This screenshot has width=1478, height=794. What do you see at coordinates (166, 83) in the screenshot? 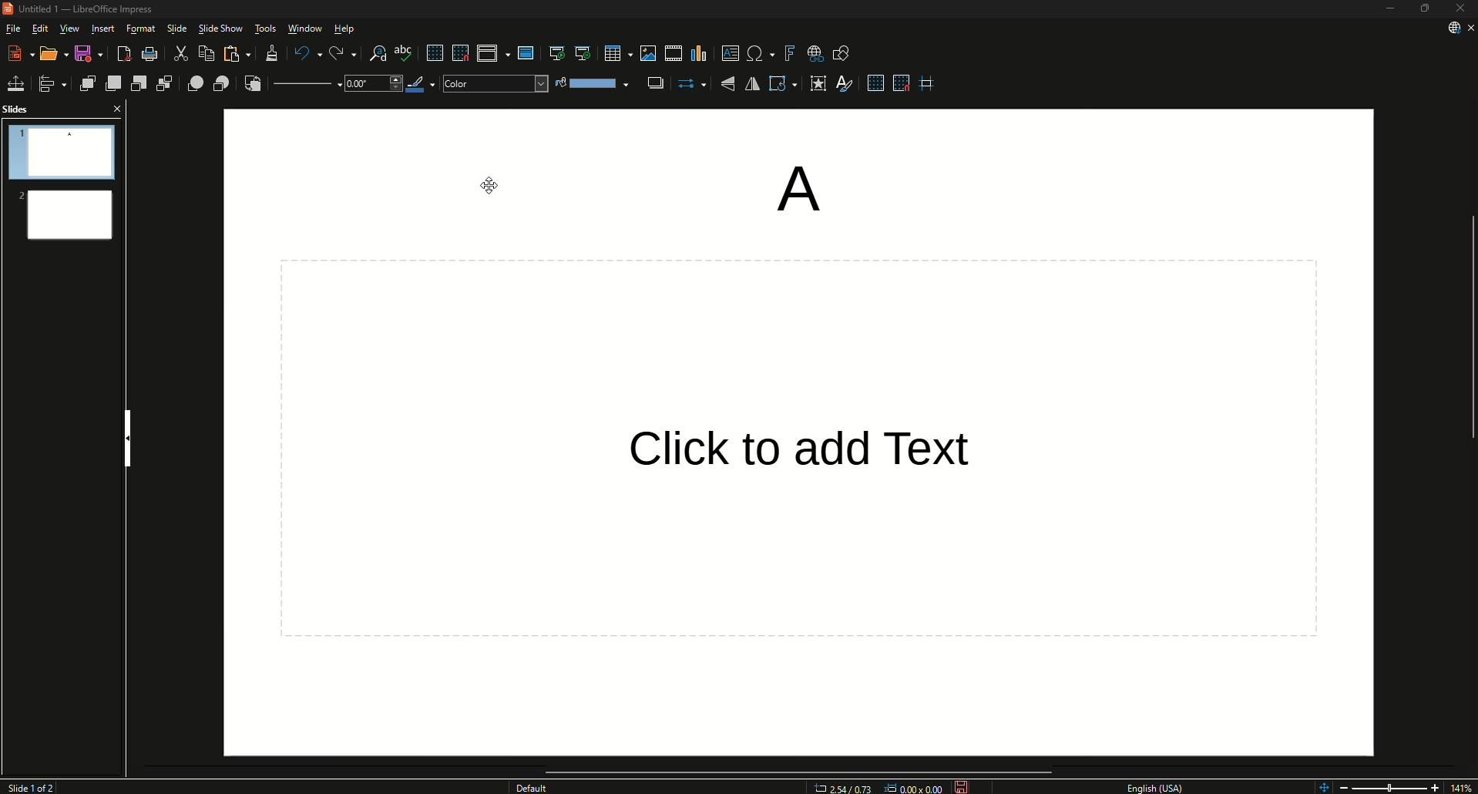
I see `Send to Back` at bounding box center [166, 83].